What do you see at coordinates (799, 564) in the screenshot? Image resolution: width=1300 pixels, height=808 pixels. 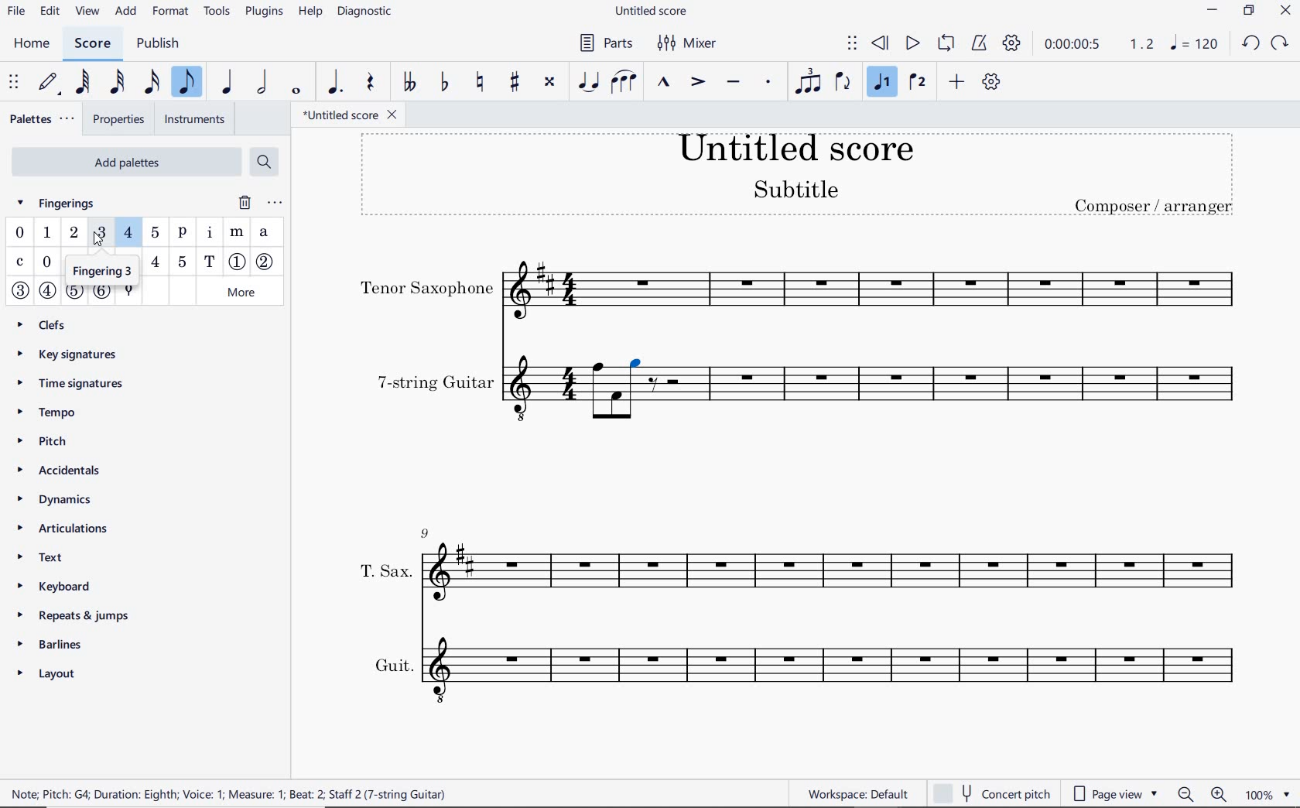 I see `INSTRUMENT: T.SAX` at bounding box center [799, 564].